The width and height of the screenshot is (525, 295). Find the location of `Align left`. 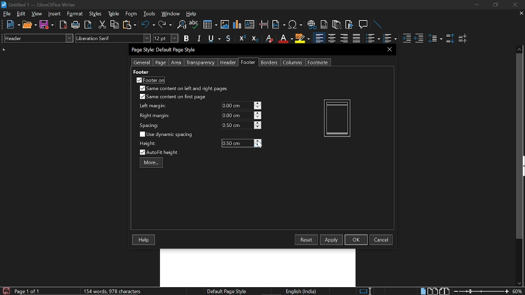

Align left is located at coordinates (319, 39).